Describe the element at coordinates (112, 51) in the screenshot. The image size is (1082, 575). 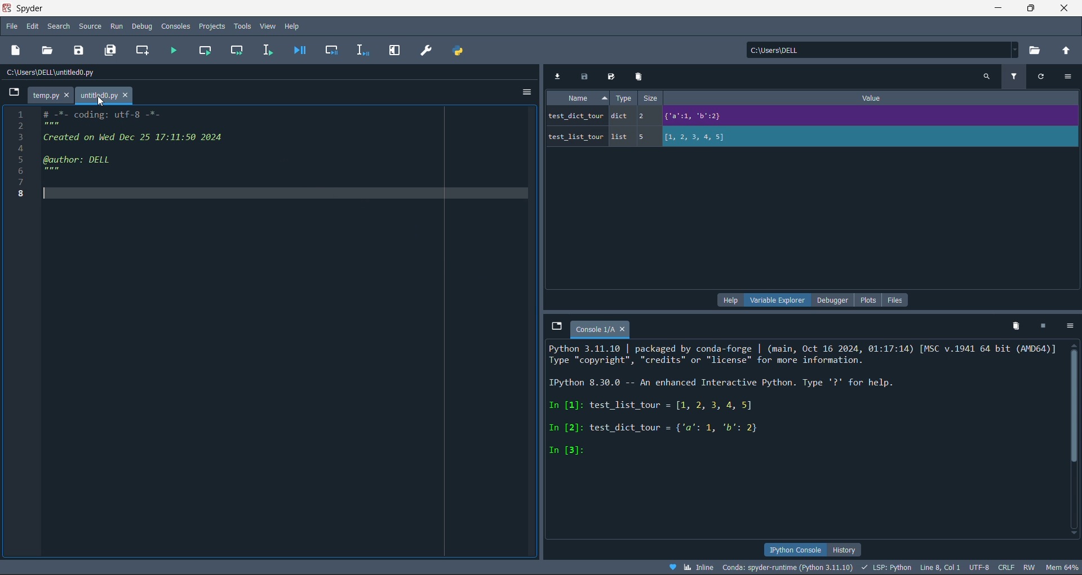
I see `save all ` at that location.